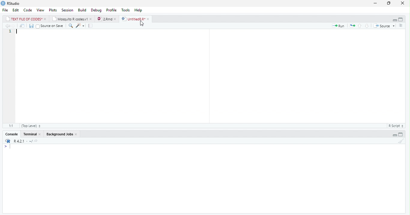 The width and height of the screenshot is (410, 215). Describe the element at coordinates (367, 26) in the screenshot. I see `next section` at that location.